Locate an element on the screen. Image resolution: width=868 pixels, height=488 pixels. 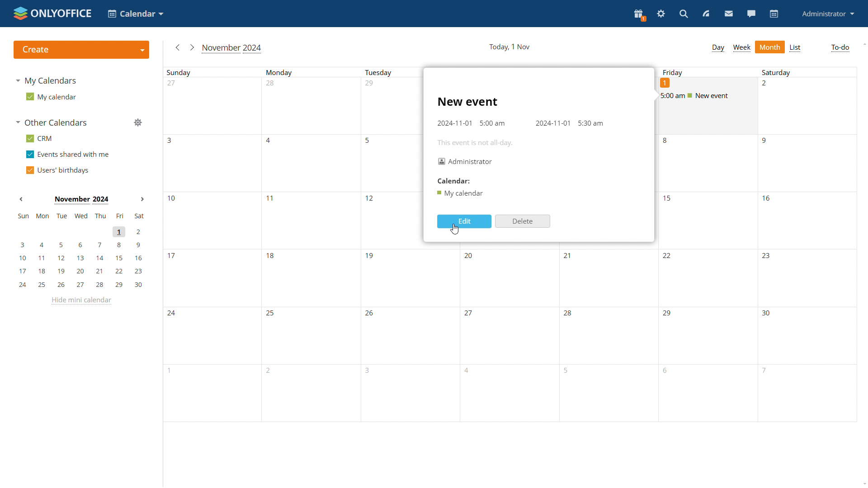
month view is located at coordinates (770, 47).